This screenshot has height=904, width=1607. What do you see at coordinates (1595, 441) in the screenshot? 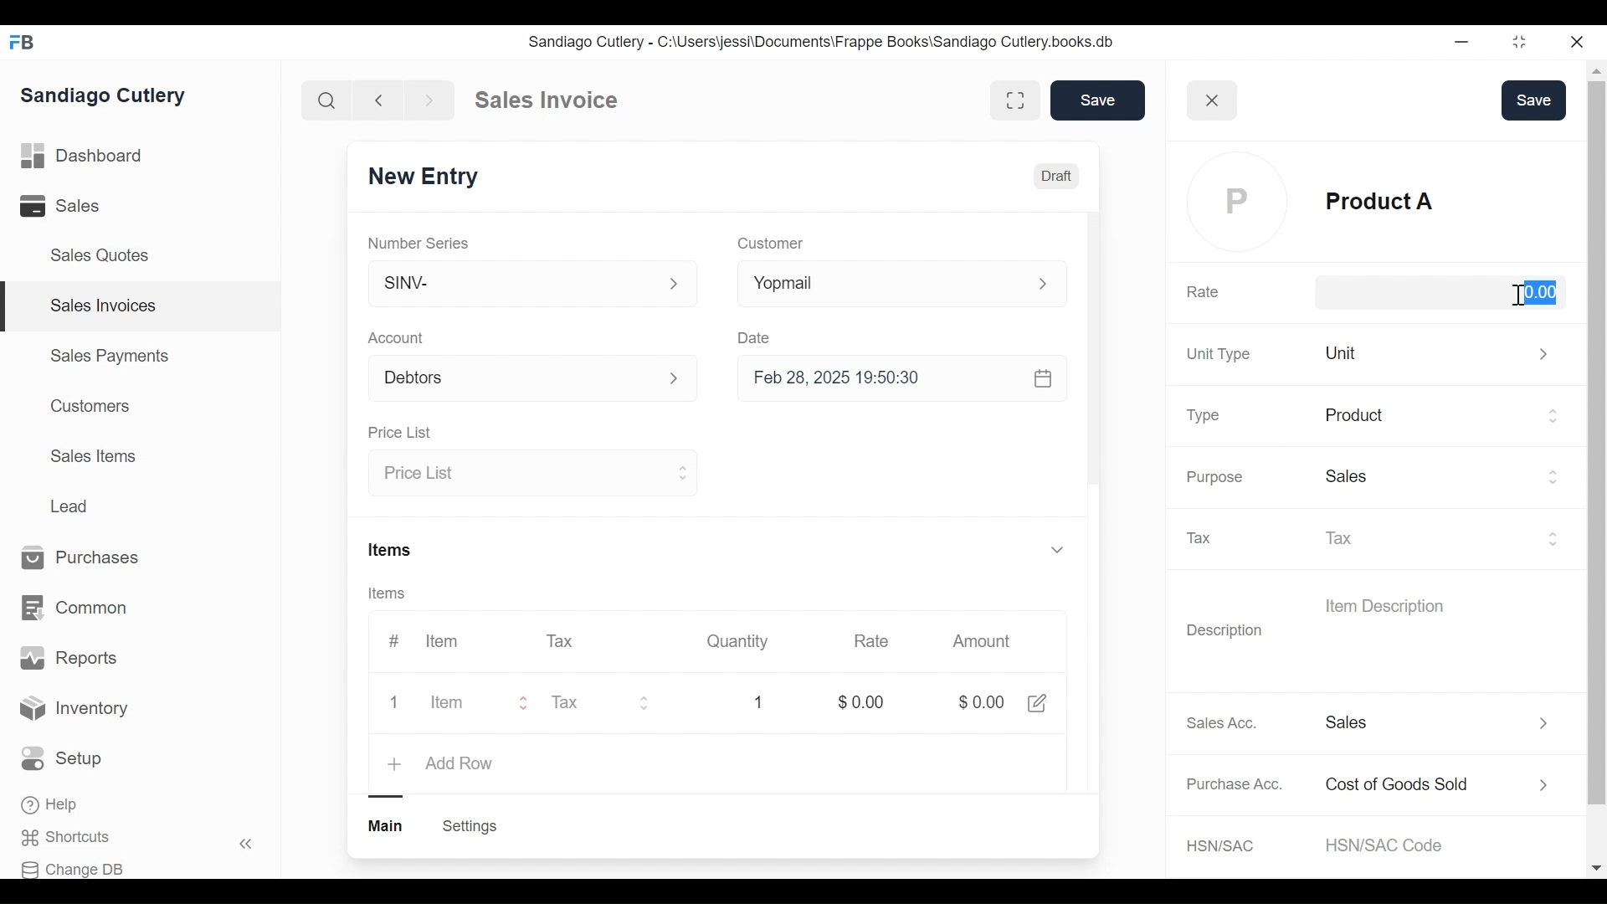
I see `scrollbar` at bounding box center [1595, 441].